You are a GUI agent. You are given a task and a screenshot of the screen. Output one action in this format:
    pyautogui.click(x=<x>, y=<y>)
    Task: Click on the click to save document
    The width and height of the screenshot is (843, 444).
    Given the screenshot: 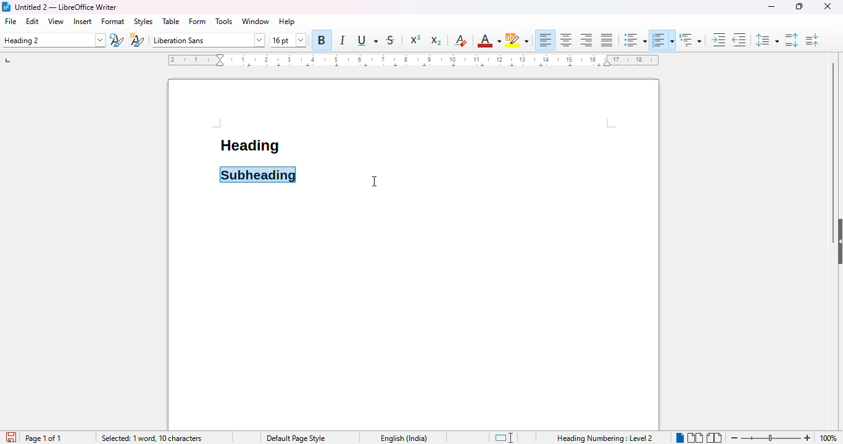 What is the action you would take?
    pyautogui.click(x=13, y=438)
    